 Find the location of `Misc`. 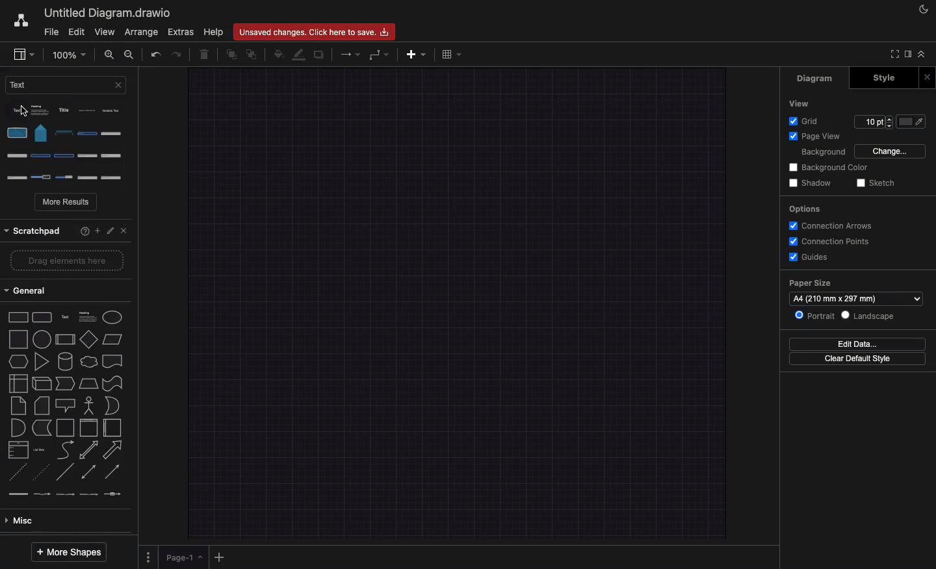

Misc is located at coordinates (21, 522).